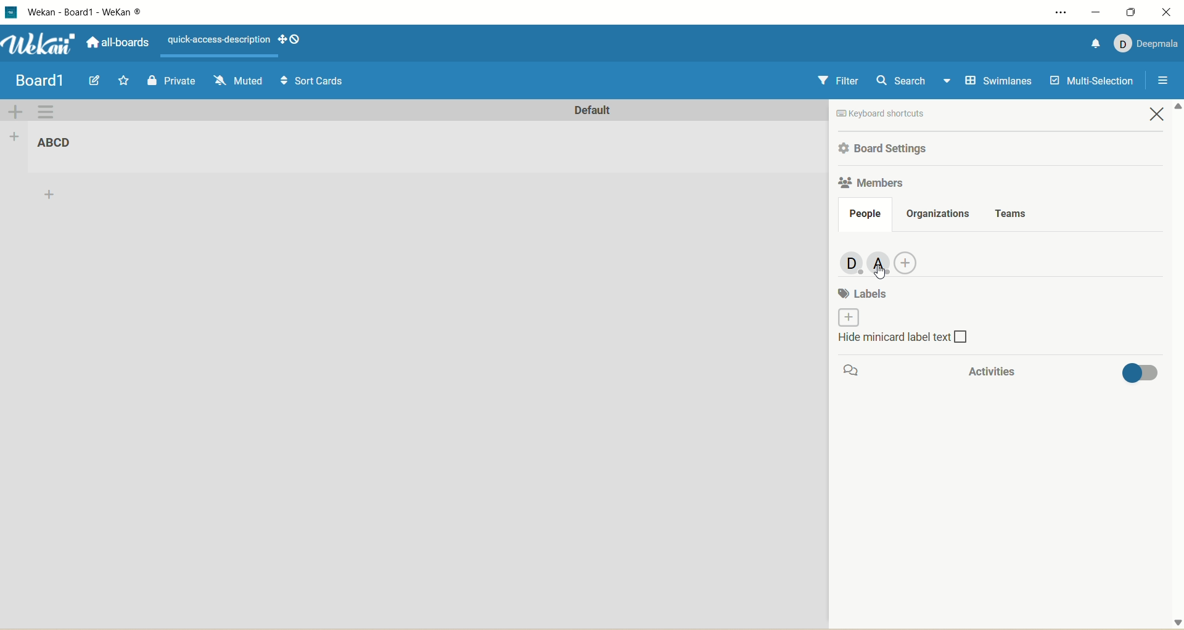 The width and height of the screenshot is (1184, 630). What do you see at coordinates (311, 80) in the screenshot?
I see `Sort Cards` at bounding box center [311, 80].